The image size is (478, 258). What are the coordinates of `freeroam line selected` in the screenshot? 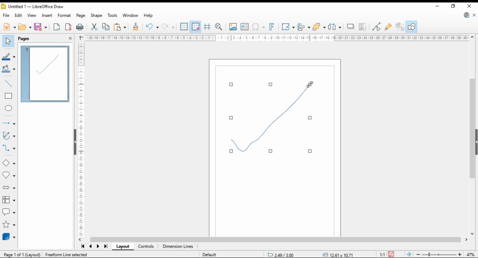 It's located at (67, 255).